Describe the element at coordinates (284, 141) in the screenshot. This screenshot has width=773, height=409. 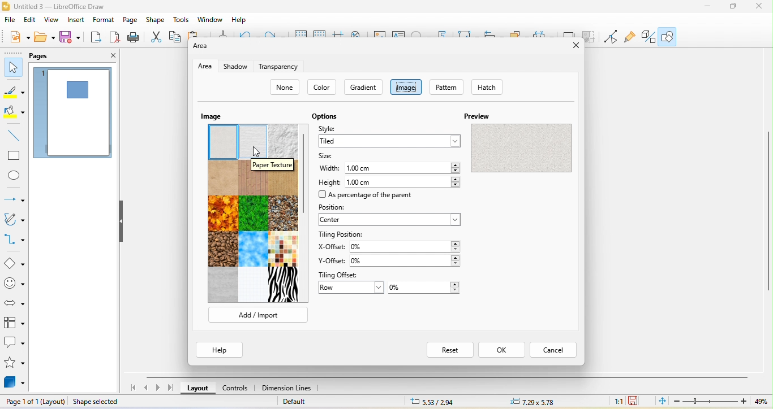
I see `texture 3` at that location.